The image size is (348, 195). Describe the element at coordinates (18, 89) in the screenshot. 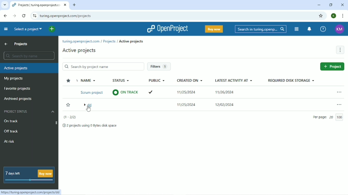

I see `Favorite projects` at that location.